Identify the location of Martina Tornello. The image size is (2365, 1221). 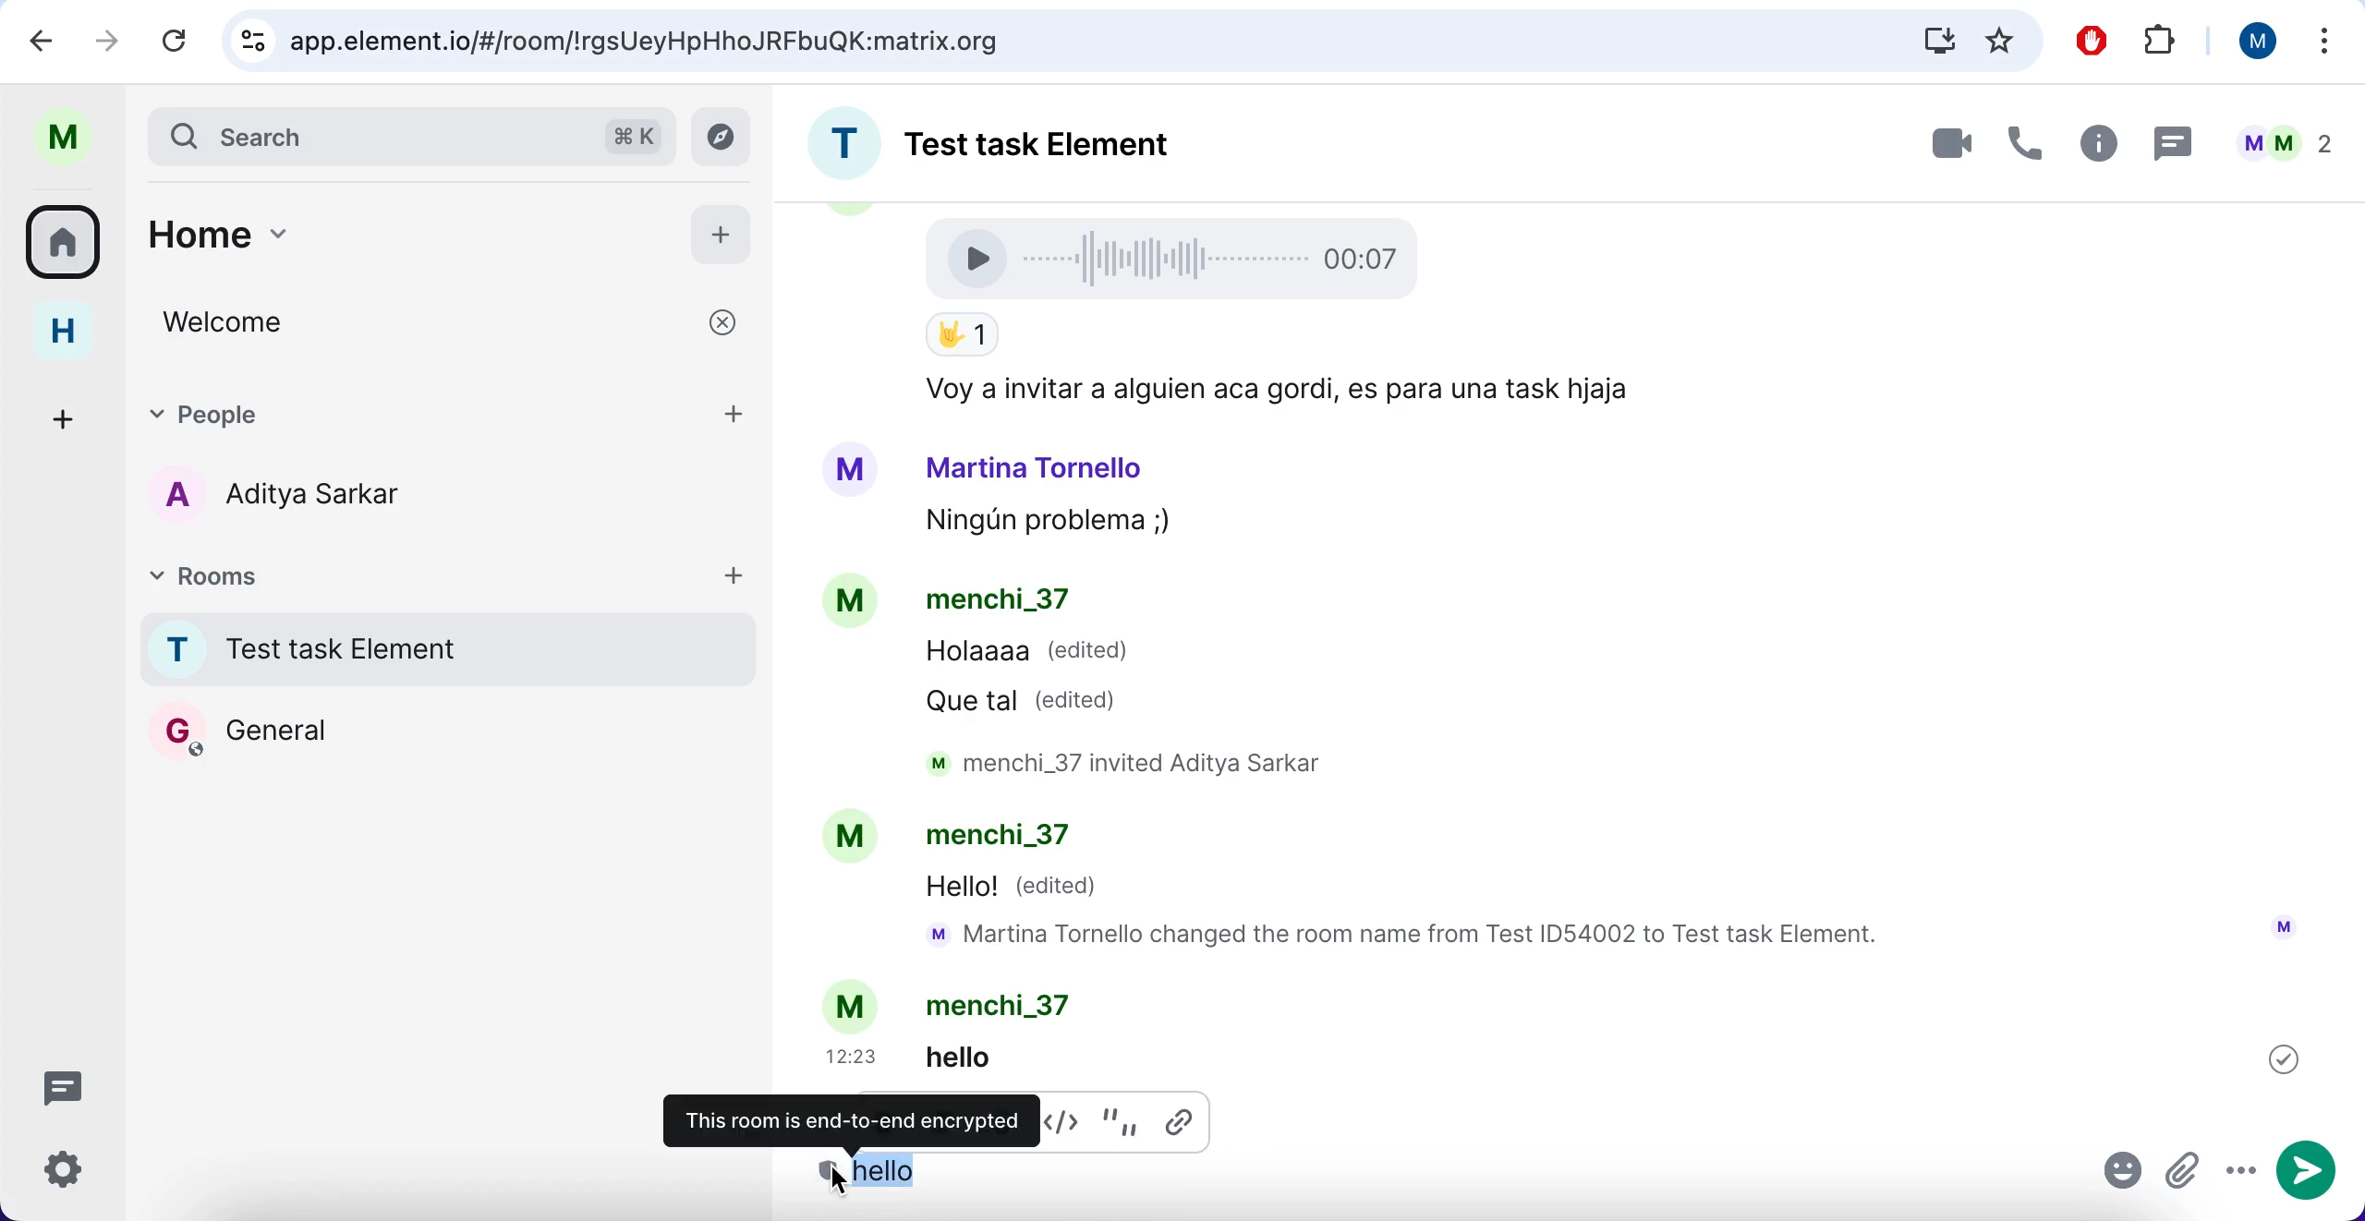
(1036, 466).